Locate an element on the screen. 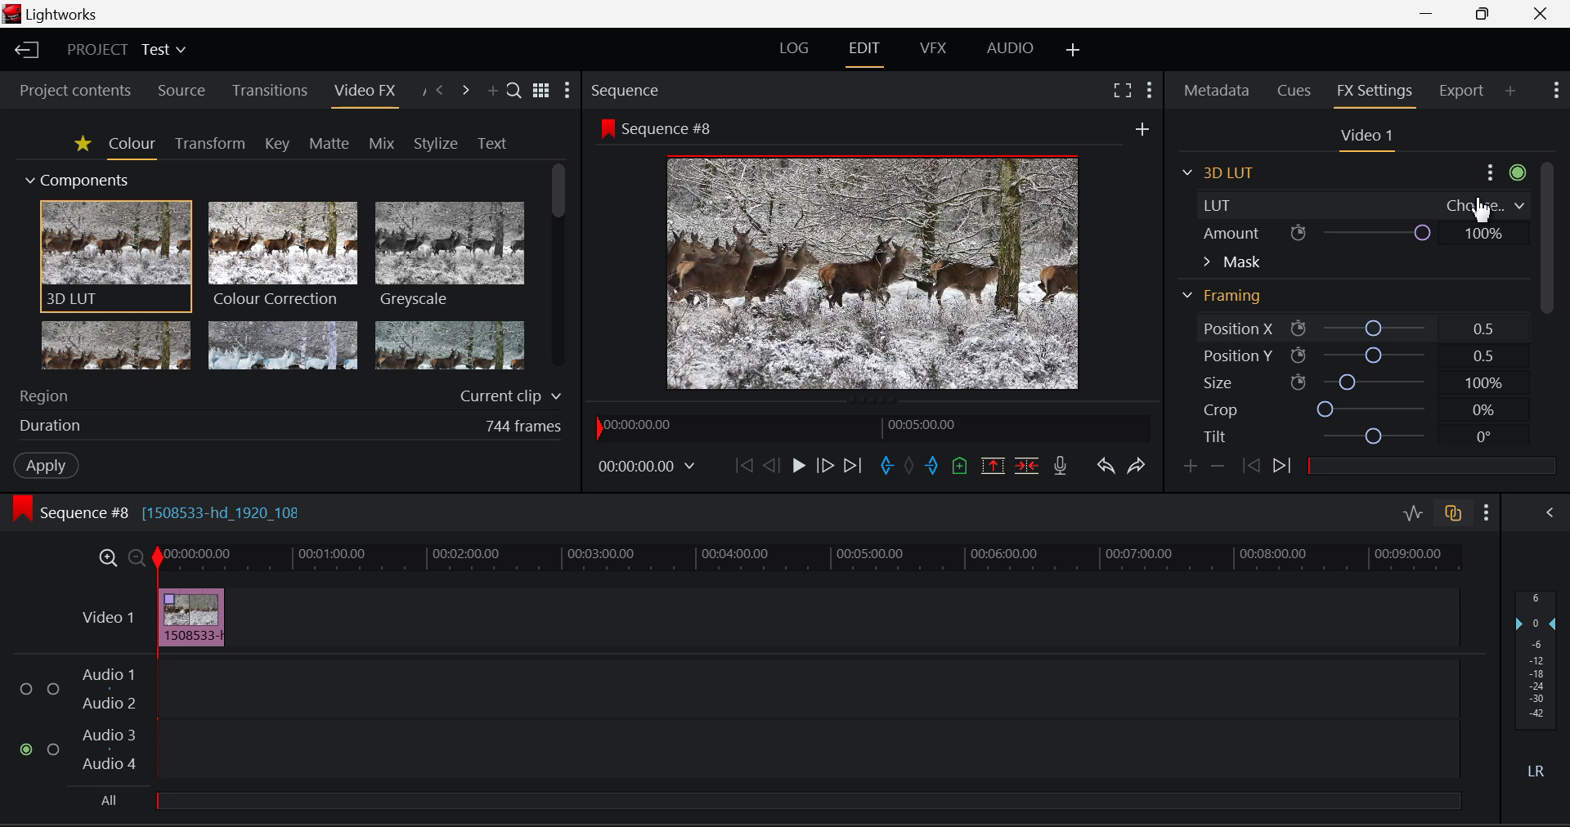  Amount is located at coordinates (1366, 232).